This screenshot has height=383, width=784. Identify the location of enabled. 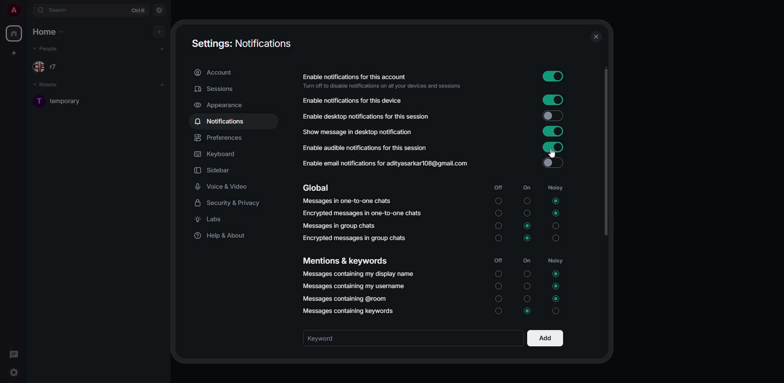
(552, 77).